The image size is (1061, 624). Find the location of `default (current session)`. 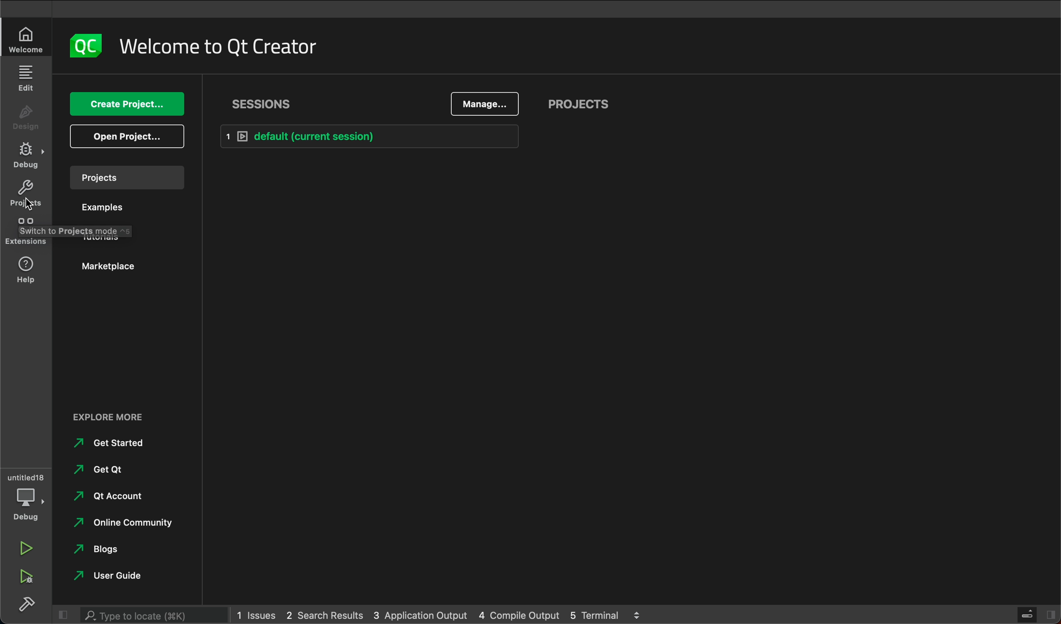

default (current session) is located at coordinates (378, 138).